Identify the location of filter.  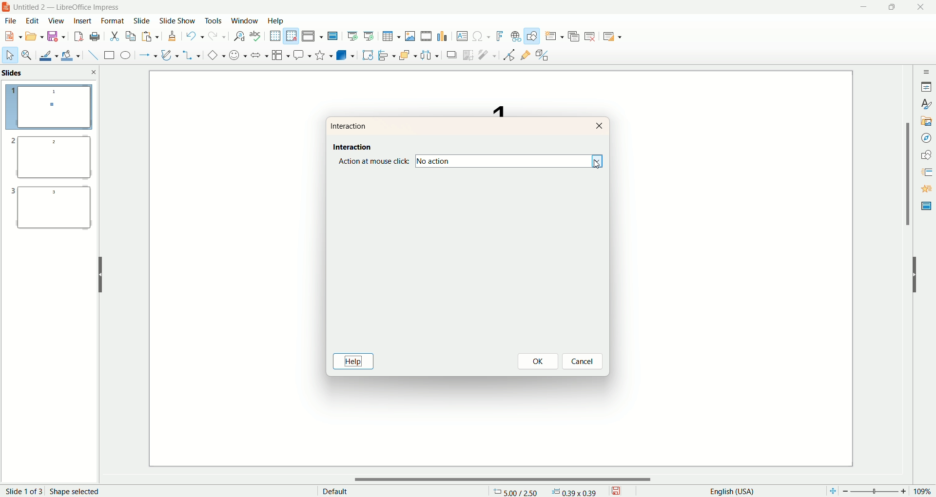
(487, 55).